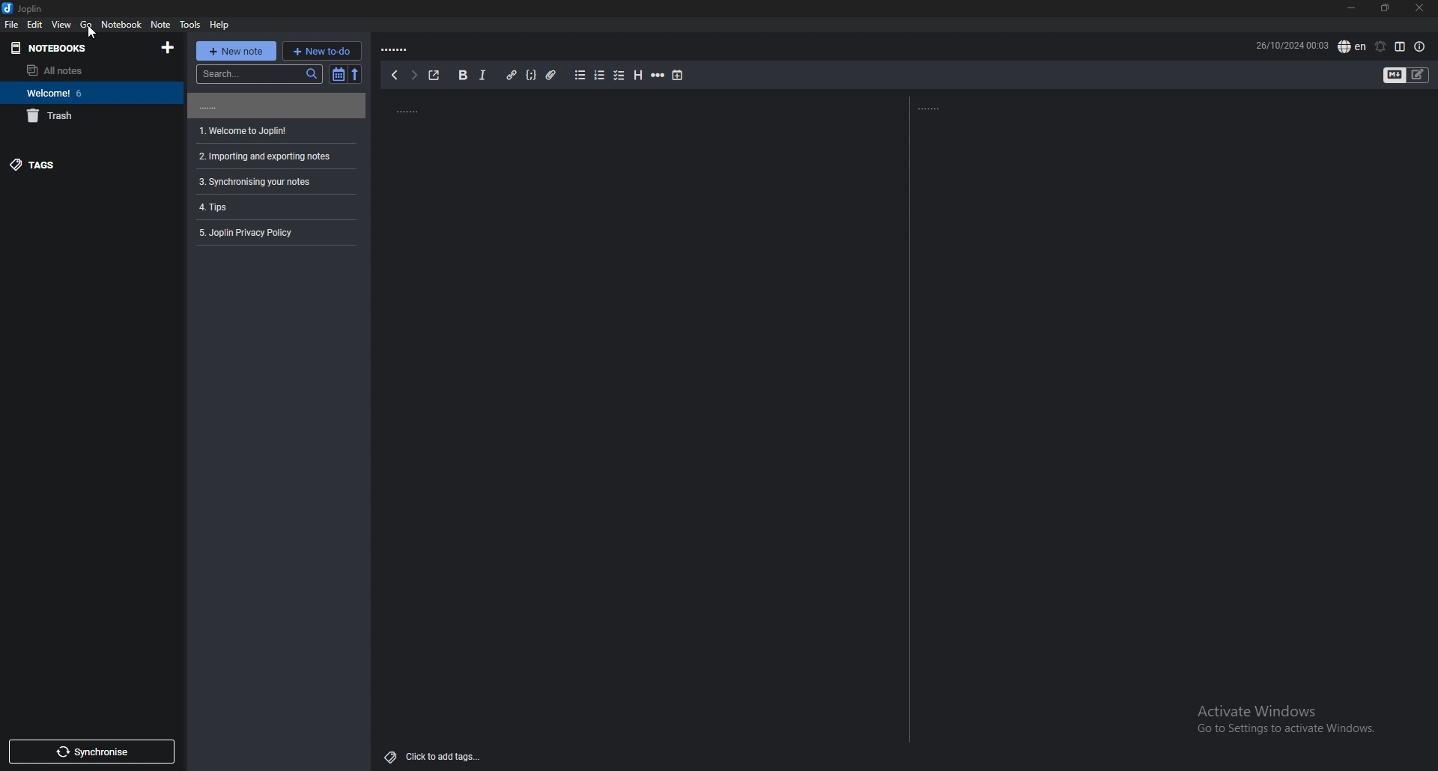  I want to click on new todo, so click(322, 51).